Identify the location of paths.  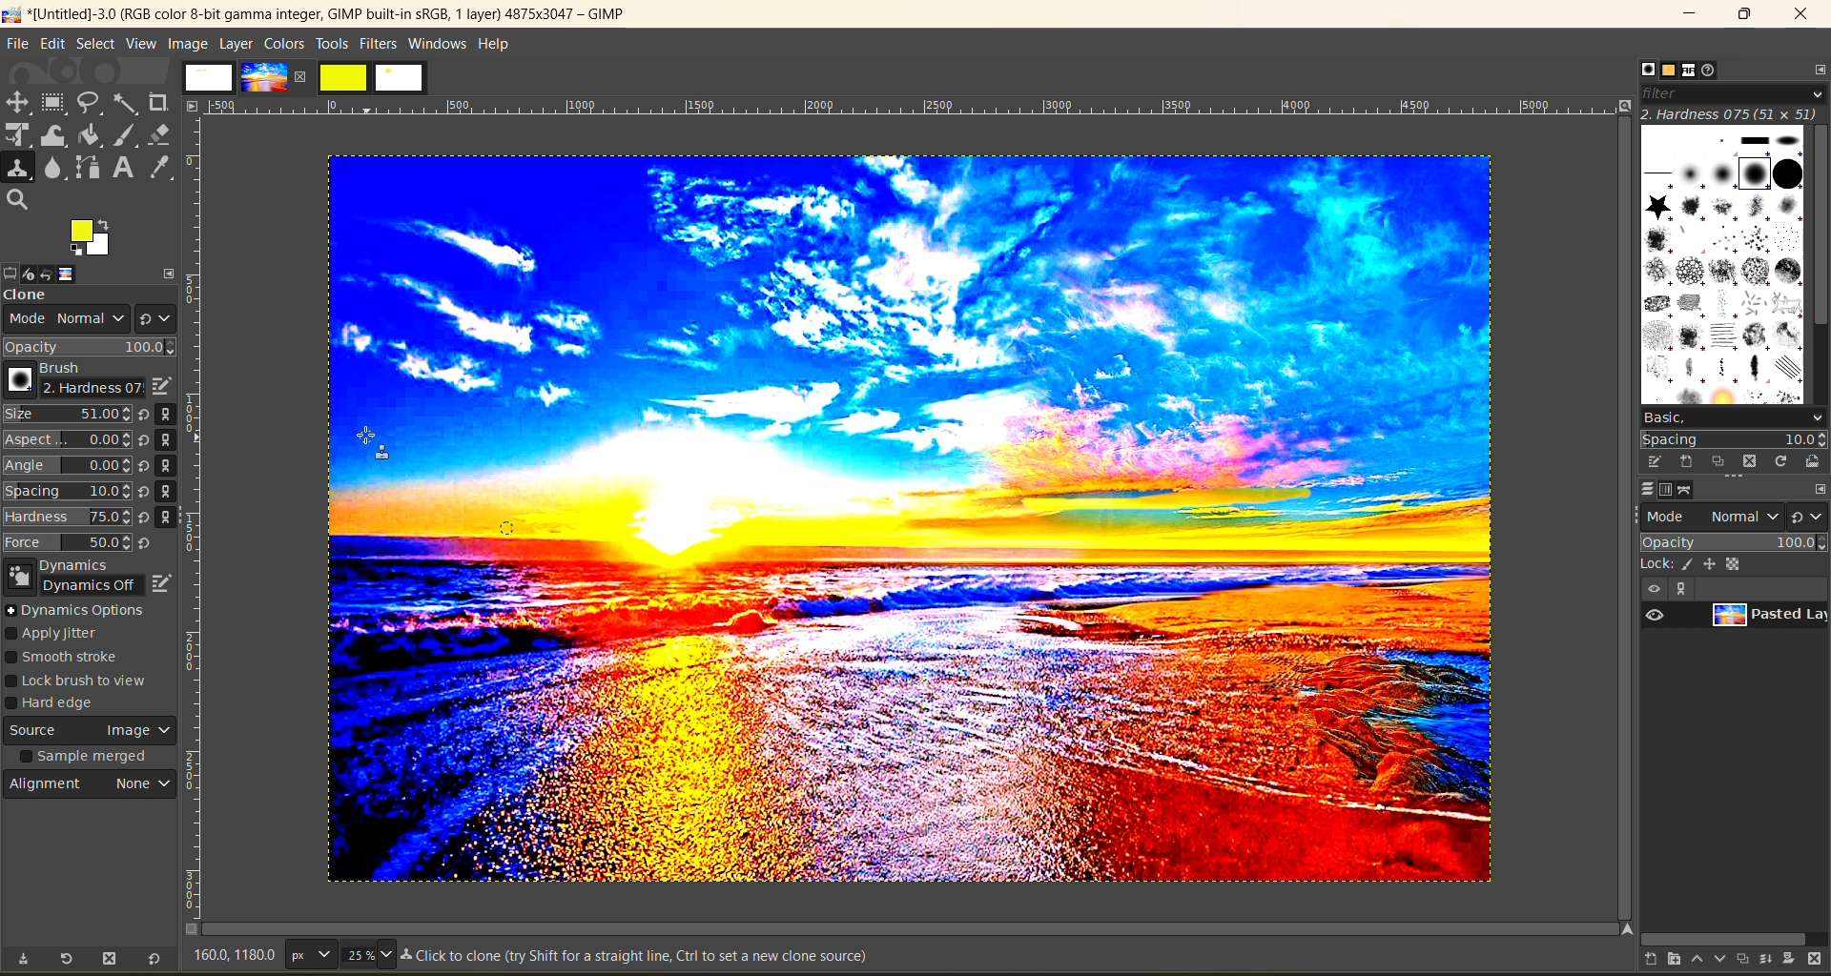
(1694, 490).